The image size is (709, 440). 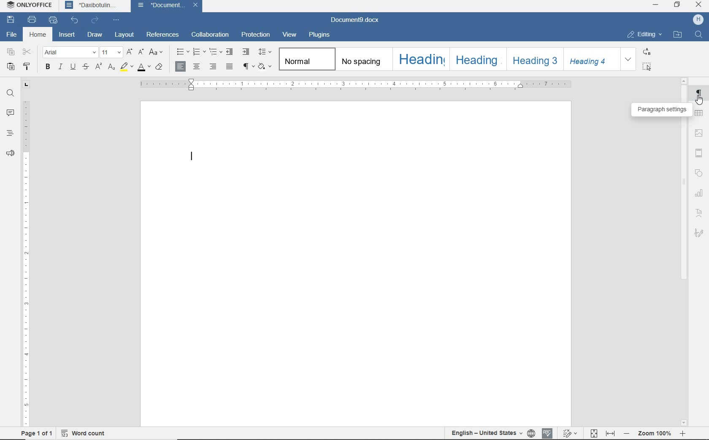 What do you see at coordinates (141, 52) in the screenshot?
I see `decrement font size` at bounding box center [141, 52].